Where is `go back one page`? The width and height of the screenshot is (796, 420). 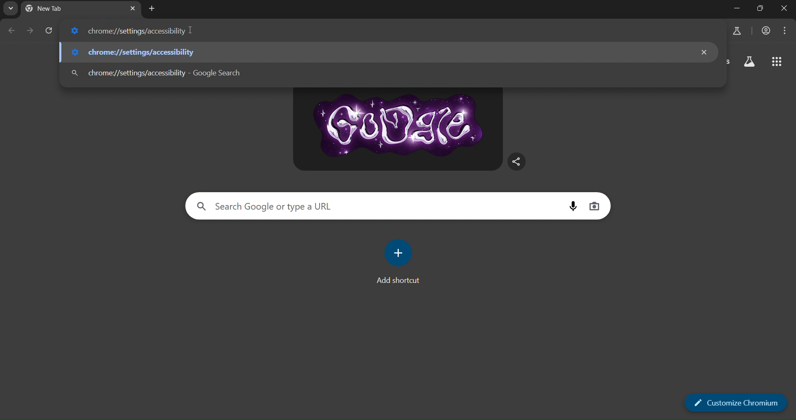 go back one page is located at coordinates (12, 31).